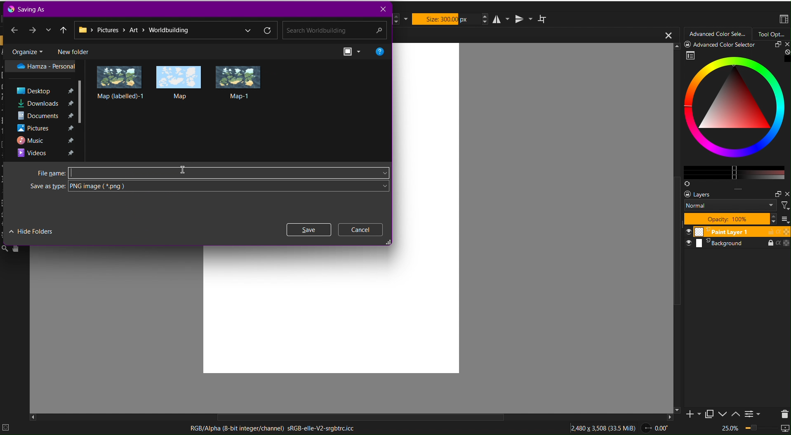  What do you see at coordinates (534, 35) in the screenshot?
I see `Current Document` at bounding box center [534, 35].